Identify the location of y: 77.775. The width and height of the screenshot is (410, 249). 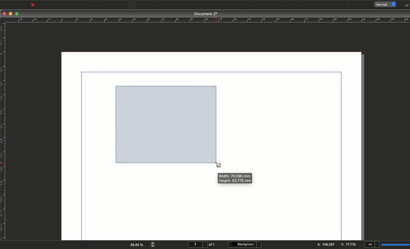
(349, 244).